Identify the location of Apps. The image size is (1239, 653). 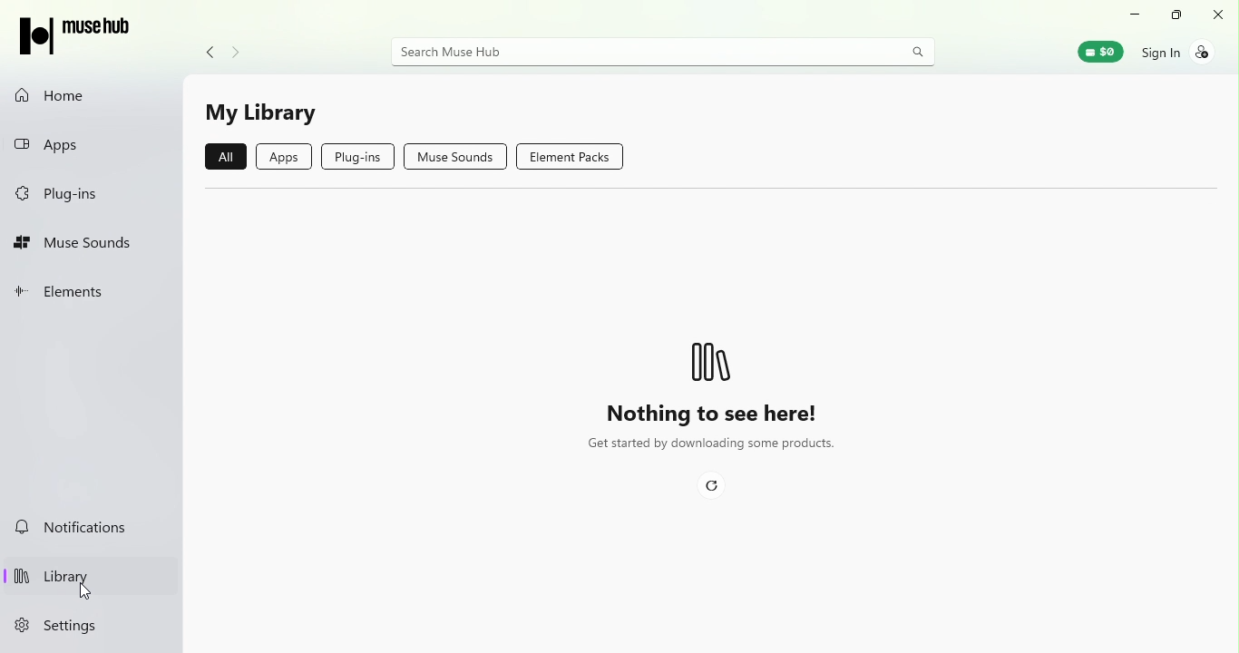
(72, 143).